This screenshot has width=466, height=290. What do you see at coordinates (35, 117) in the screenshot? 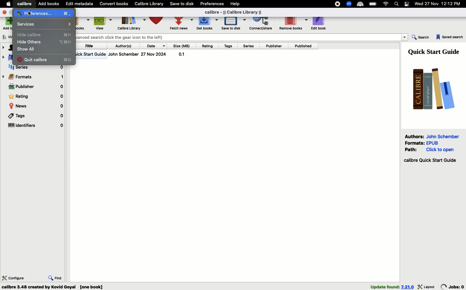
I see `Tags` at bounding box center [35, 117].